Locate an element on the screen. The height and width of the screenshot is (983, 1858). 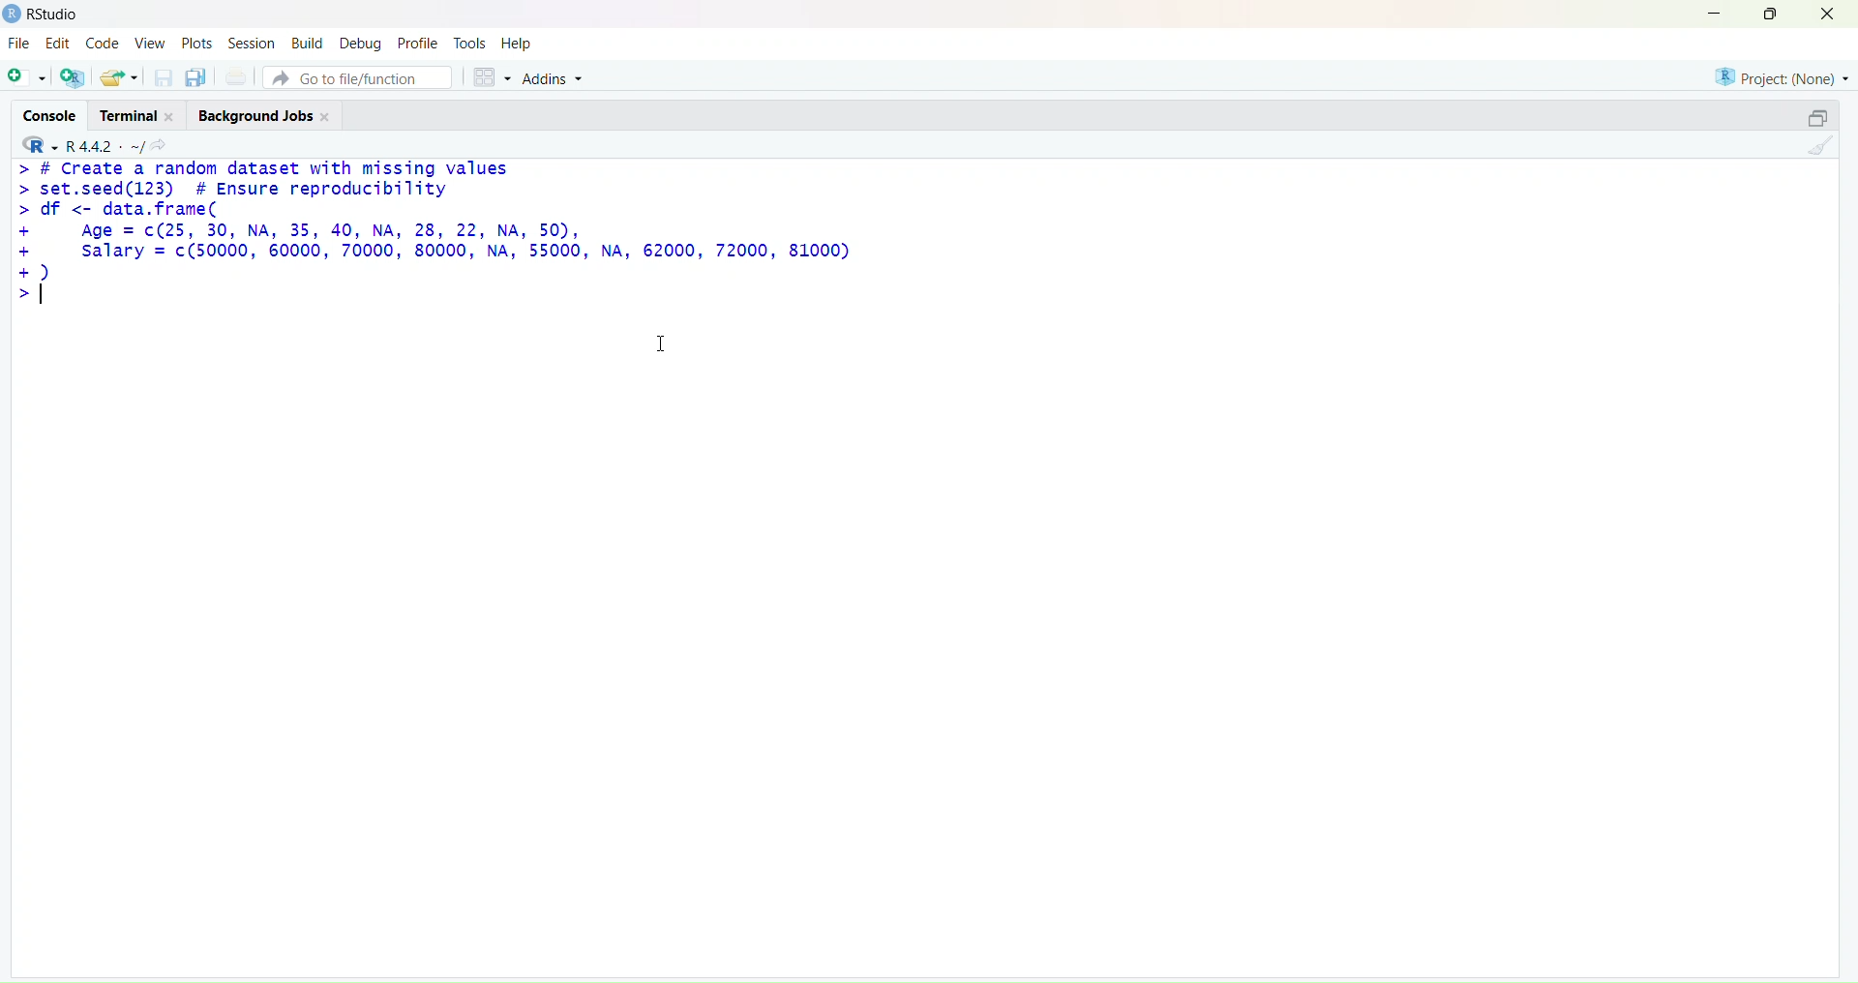
session is located at coordinates (253, 45).